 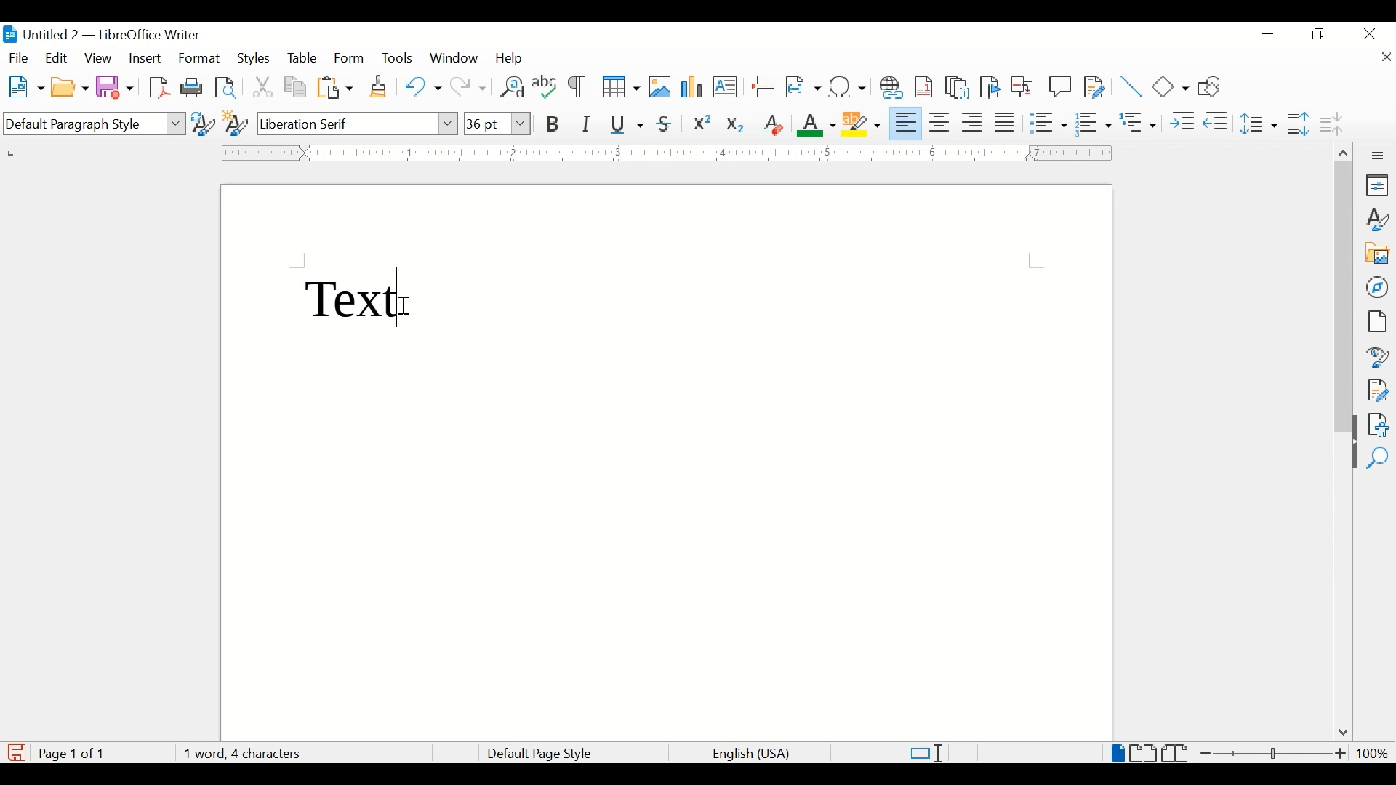 I want to click on single page view, so click(x=1118, y=753).